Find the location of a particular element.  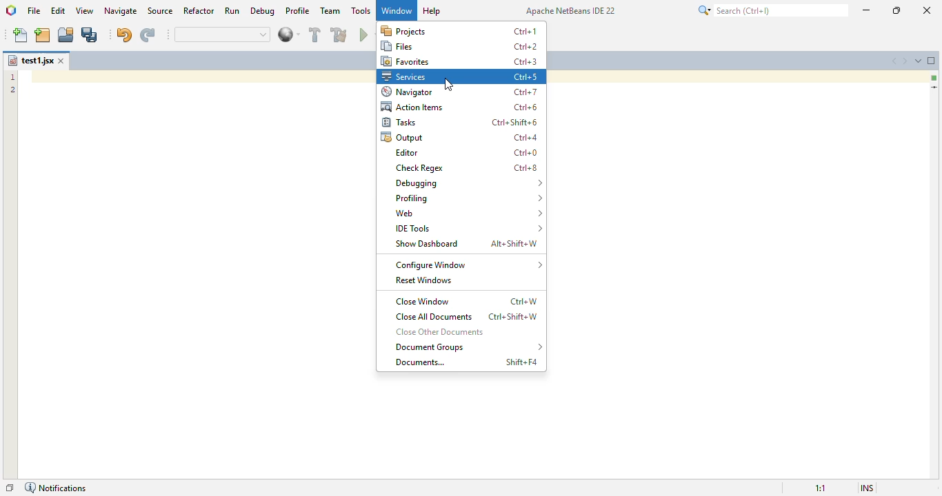

shortcut for files is located at coordinates (525, 47).